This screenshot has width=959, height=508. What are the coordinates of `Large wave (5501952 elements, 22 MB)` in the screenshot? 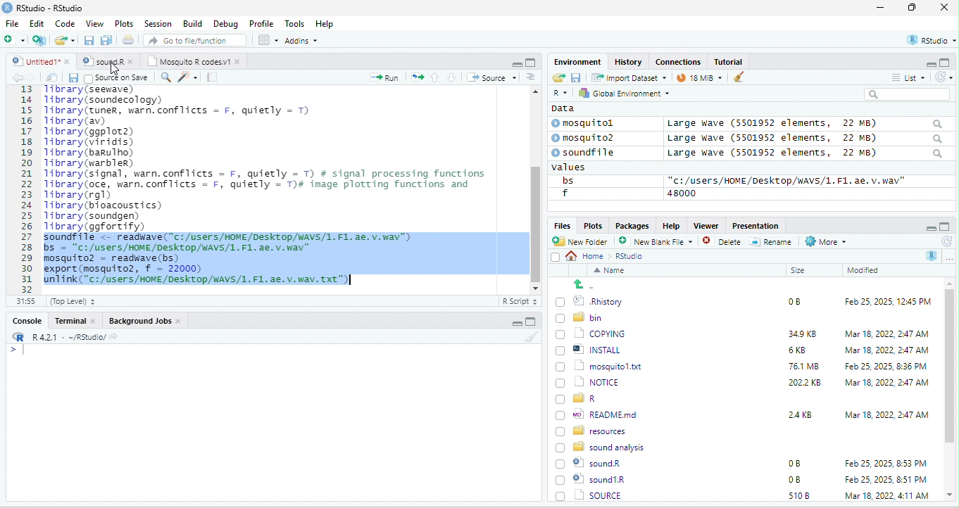 It's located at (804, 123).